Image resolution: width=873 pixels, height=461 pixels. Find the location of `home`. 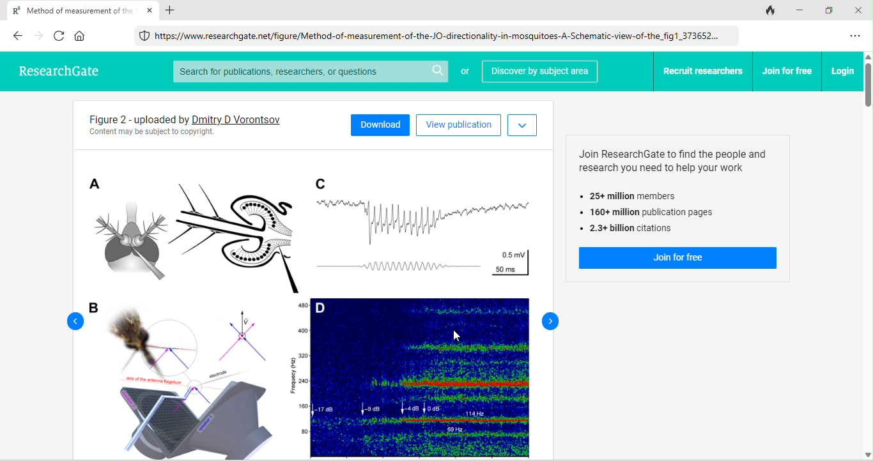

home is located at coordinates (81, 36).